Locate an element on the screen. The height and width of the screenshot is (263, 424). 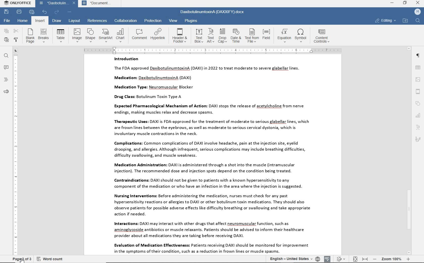
symbol is located at coordinates (302, 36).